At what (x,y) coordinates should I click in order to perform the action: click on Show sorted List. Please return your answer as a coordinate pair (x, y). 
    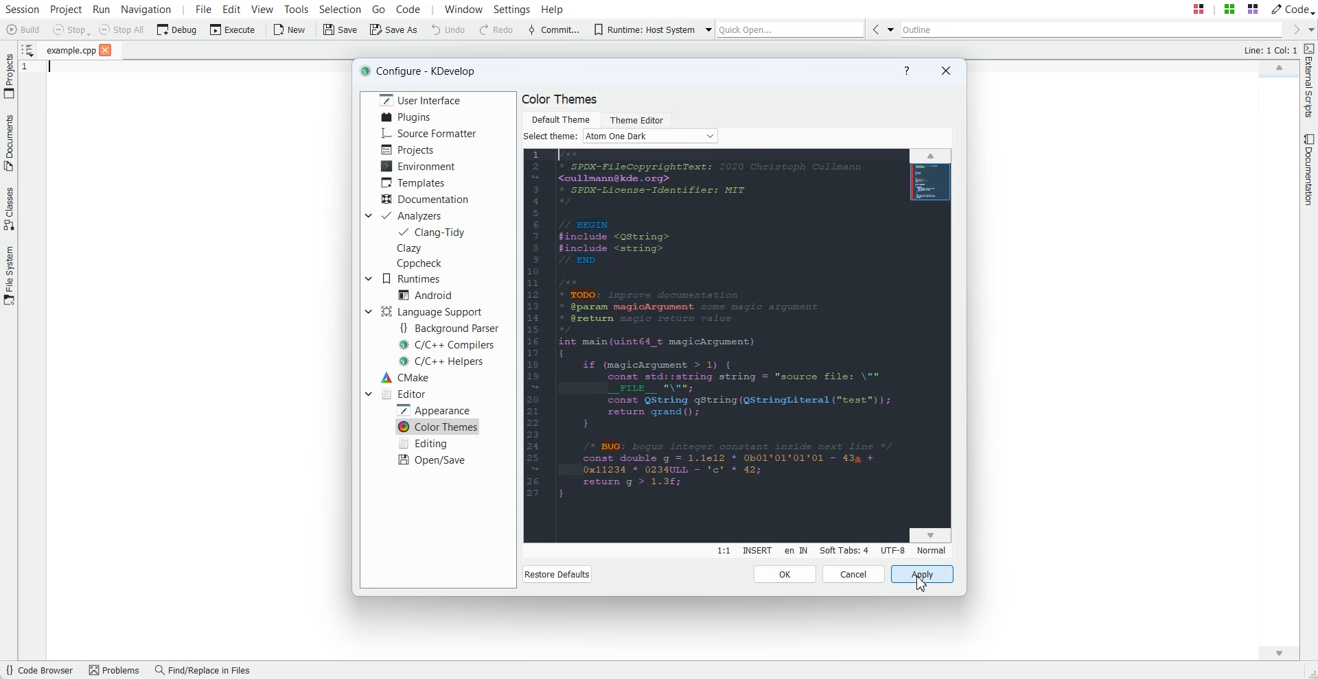
    Looking at the image, I should click on (27, 49).